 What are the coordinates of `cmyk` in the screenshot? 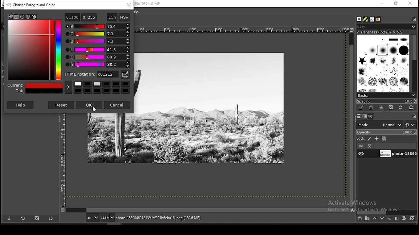 It's located at (22, 17).